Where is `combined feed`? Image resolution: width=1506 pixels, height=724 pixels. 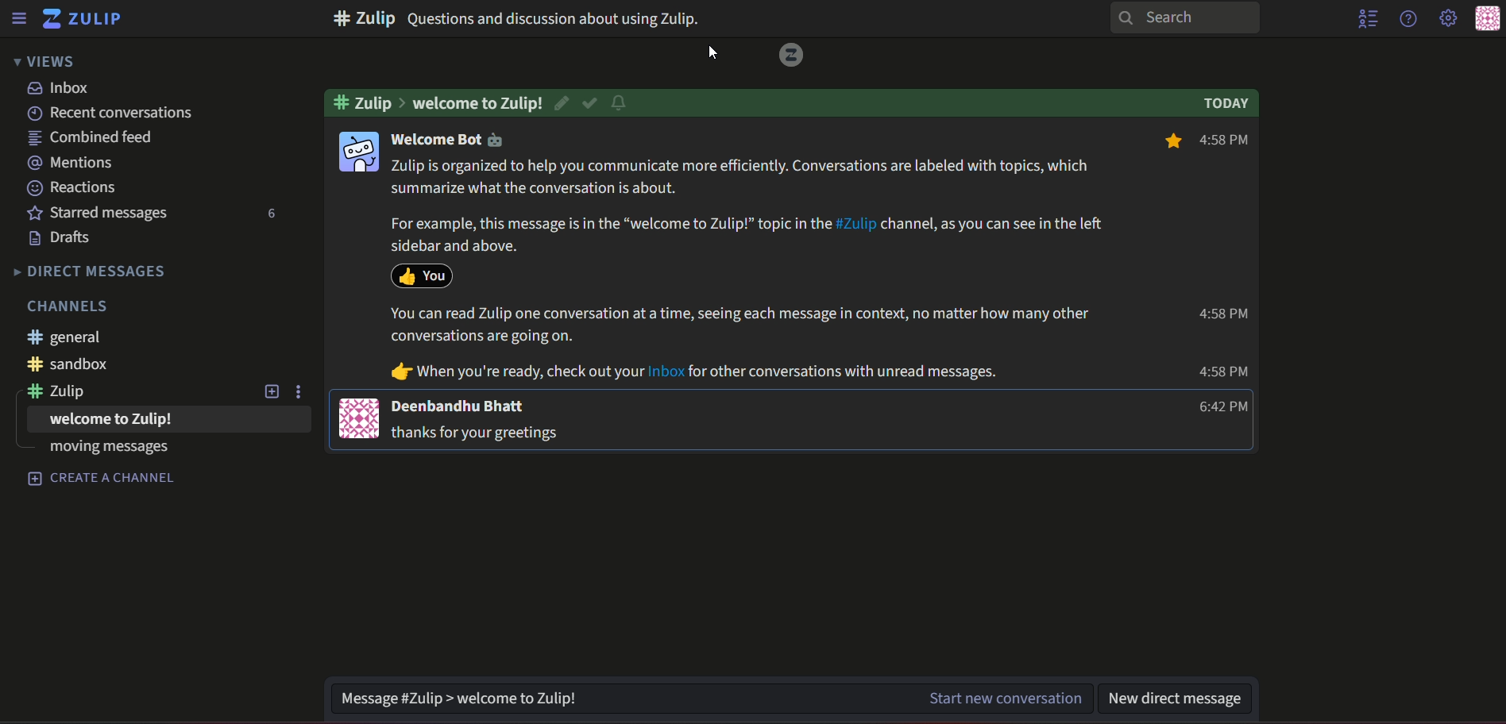
combined feed is located at coordinates (91, 137).